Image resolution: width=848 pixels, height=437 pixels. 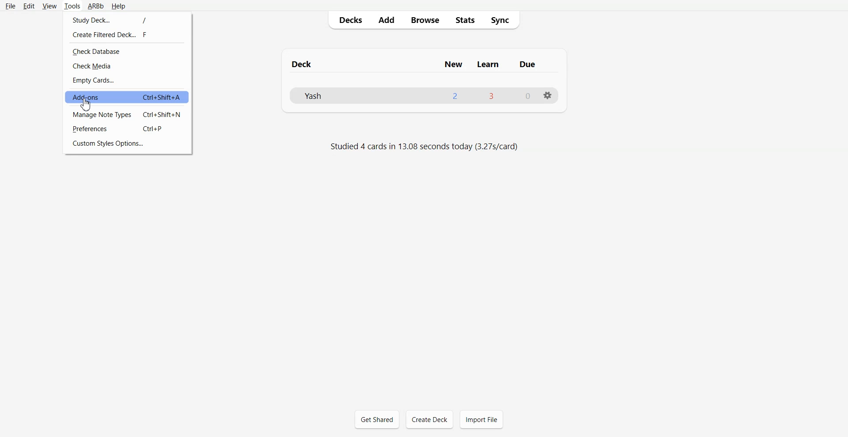 What do you see at coordinates (95, 5) in the screenshot?
I see `ARBb` at bounding box center [95, 5].